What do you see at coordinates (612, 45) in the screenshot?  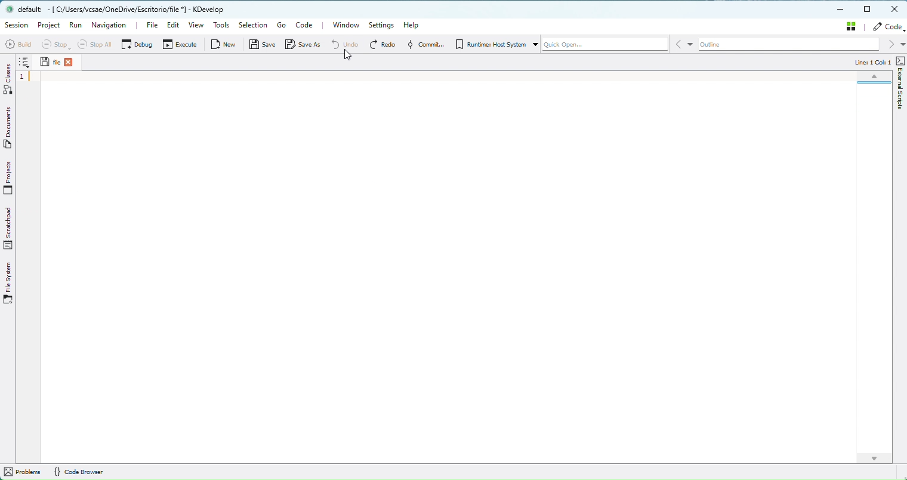 I see `Quick Open` at bounding box center [612, 45].